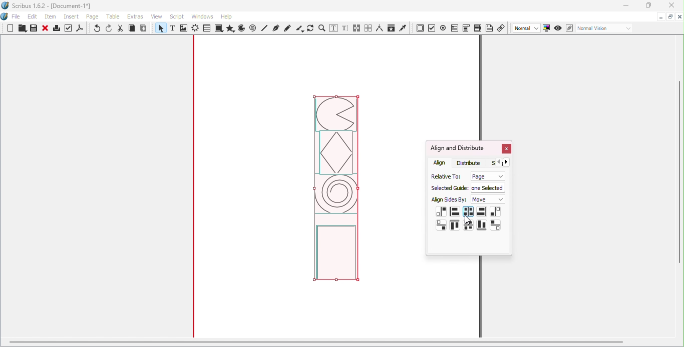  I want to click on Distribute, so click(471, 162).